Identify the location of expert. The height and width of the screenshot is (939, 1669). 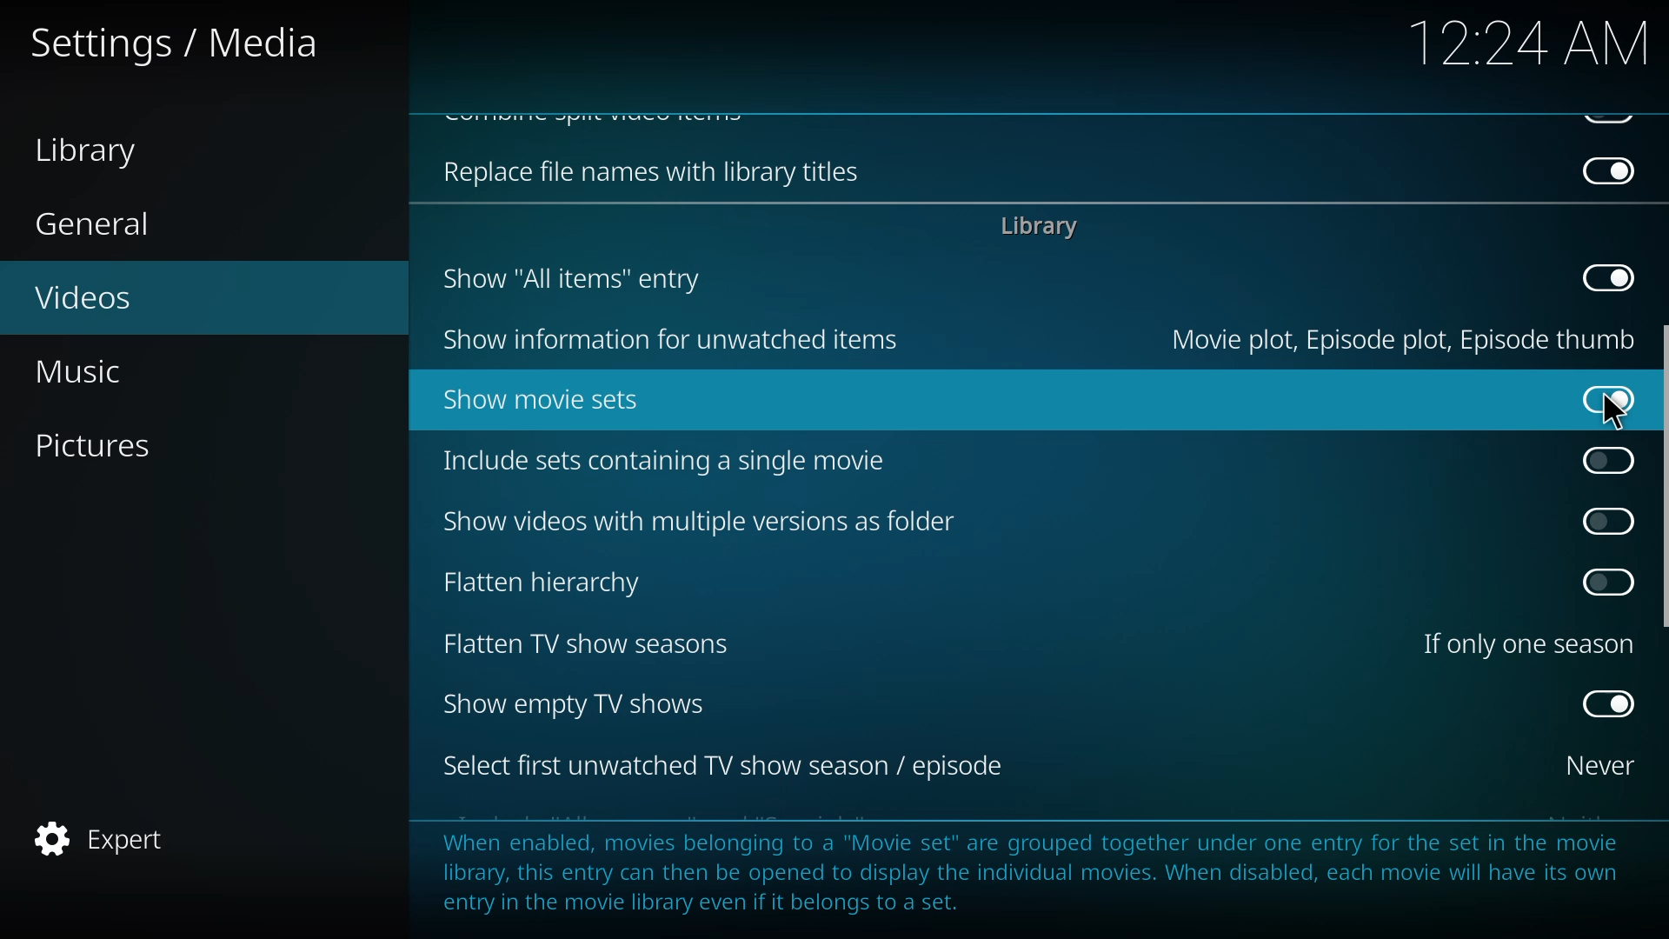
(105, 834).